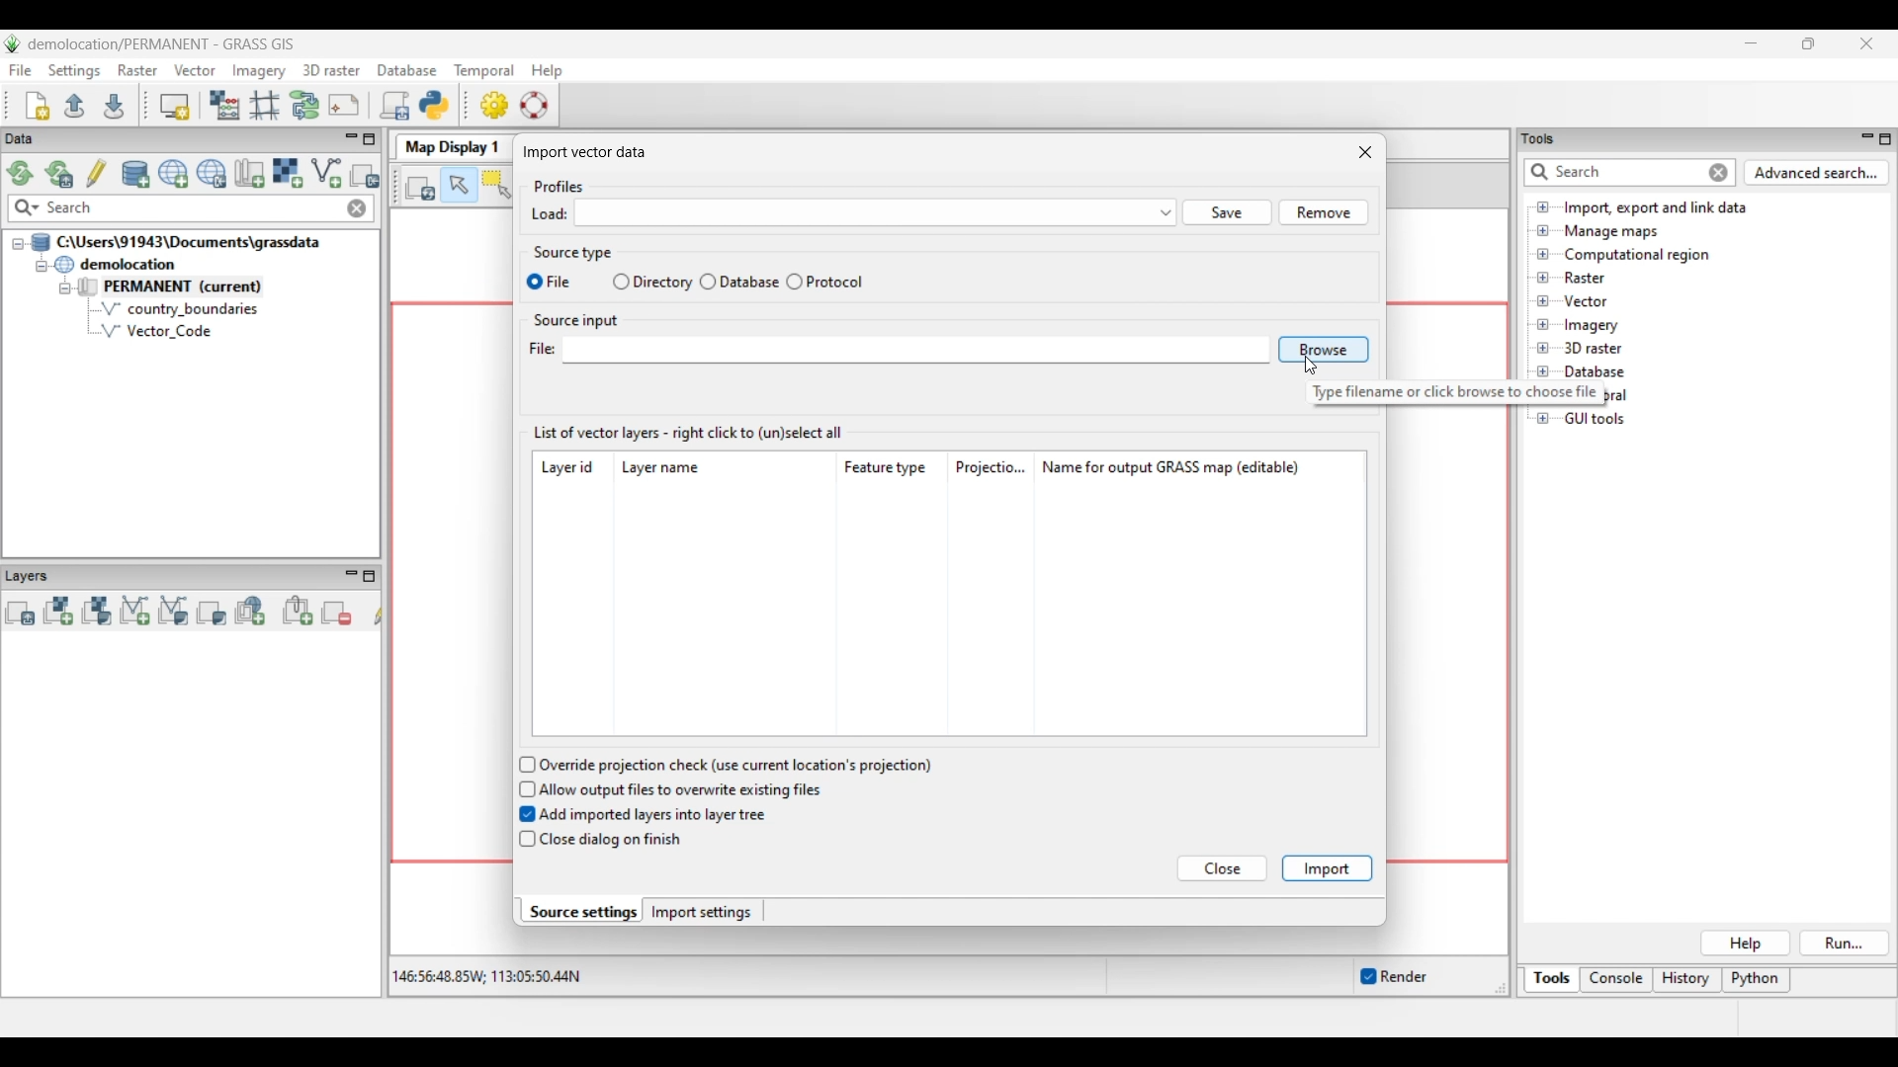  Describe the element at coordinates (37, 139) in the screenshot. I see `Data` at that location.